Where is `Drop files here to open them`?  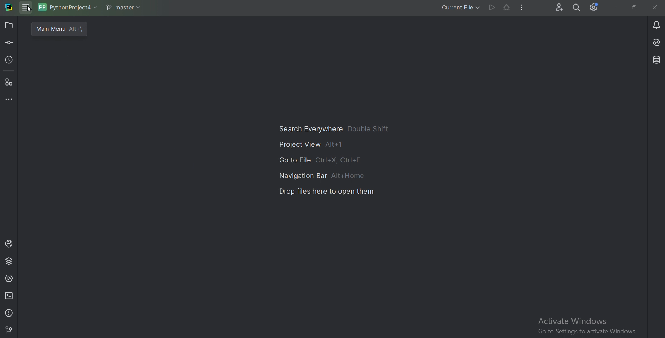 Drop files here to open them is located at coordinates (328, 192).